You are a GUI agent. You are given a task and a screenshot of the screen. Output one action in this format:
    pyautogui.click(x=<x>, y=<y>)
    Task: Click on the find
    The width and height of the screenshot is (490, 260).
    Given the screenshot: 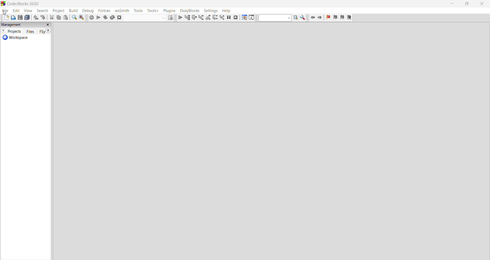 What is the action you would take?
    pyautogui.click(x=75, y=18)
    